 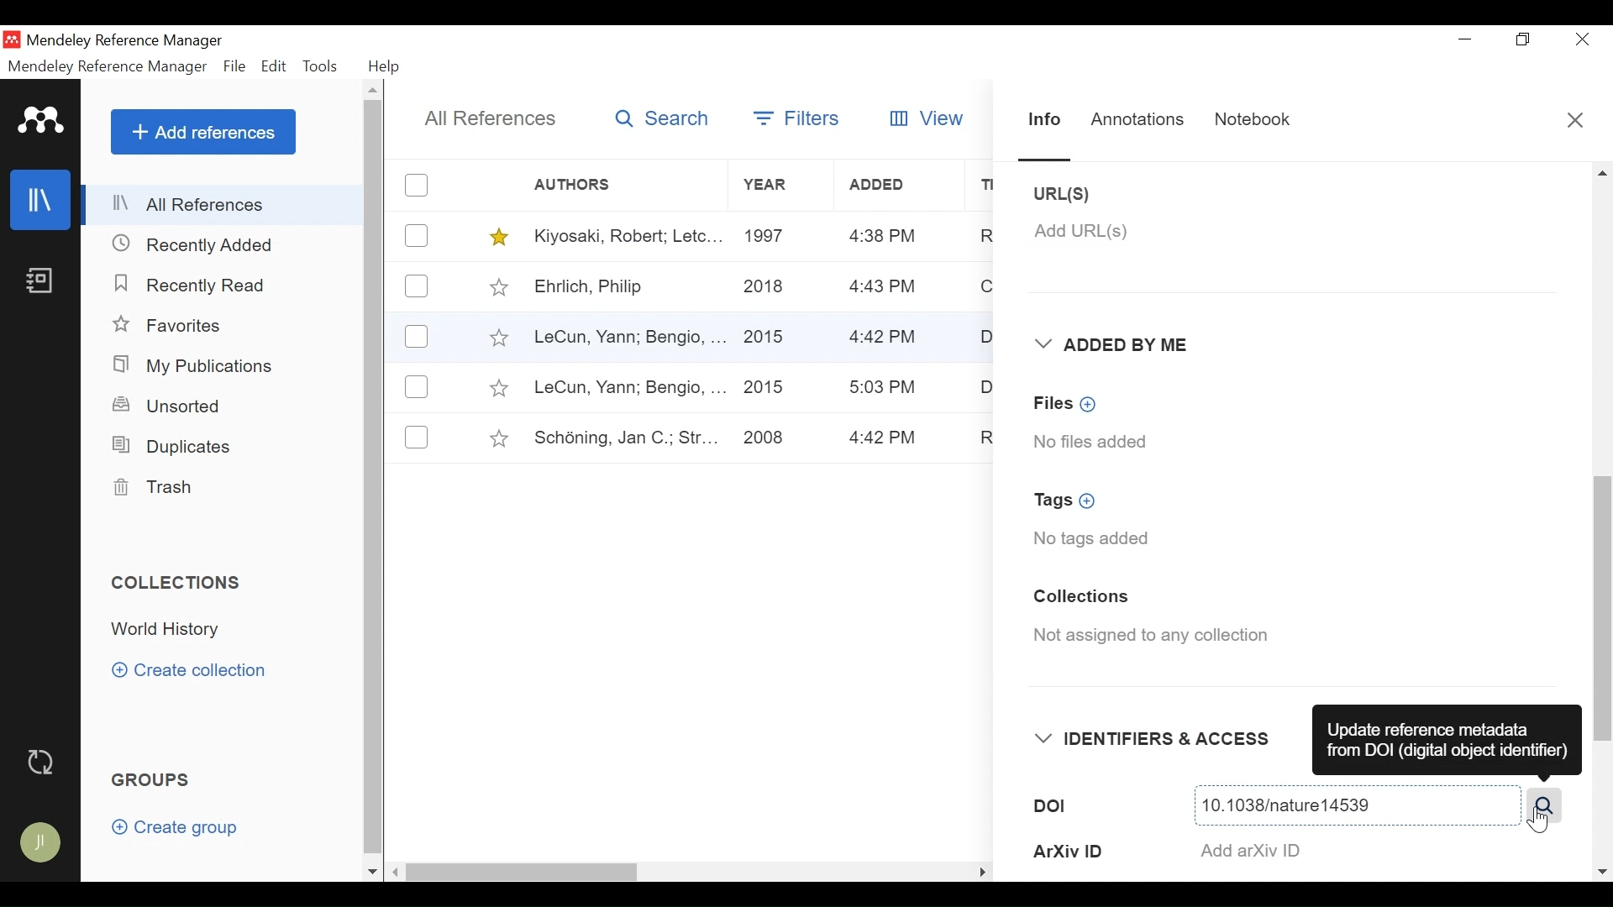 I want to click on 5:03 PM, so click(x=884, y=387).